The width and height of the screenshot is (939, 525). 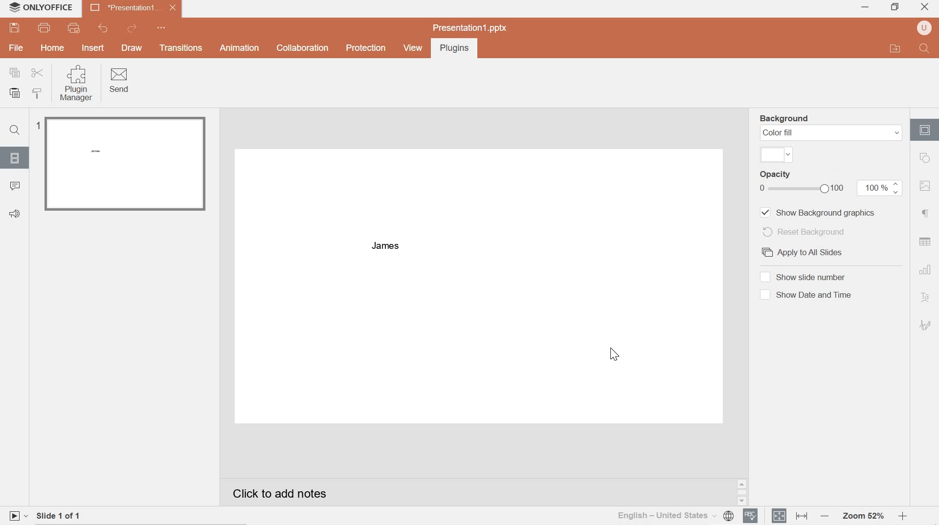 I want to click on INSERT, so click(x=94, y=47).